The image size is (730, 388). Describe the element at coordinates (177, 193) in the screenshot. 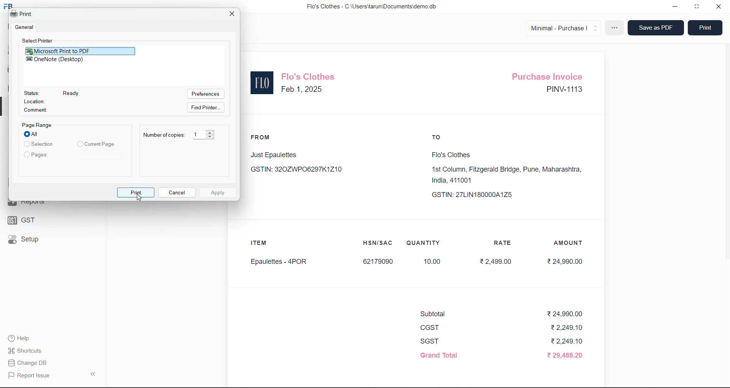

I see `Cancel` at that location.